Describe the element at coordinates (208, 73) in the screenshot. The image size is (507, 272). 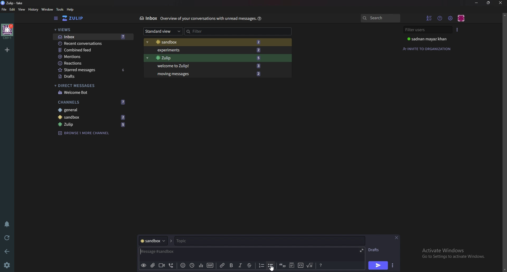
I see `Moving messages` at that location.